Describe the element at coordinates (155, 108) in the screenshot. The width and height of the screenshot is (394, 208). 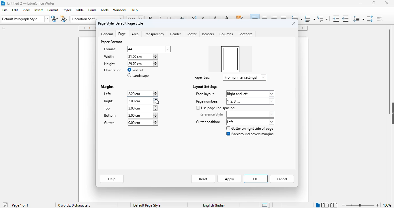
I see `increment or decrement ` at that location.